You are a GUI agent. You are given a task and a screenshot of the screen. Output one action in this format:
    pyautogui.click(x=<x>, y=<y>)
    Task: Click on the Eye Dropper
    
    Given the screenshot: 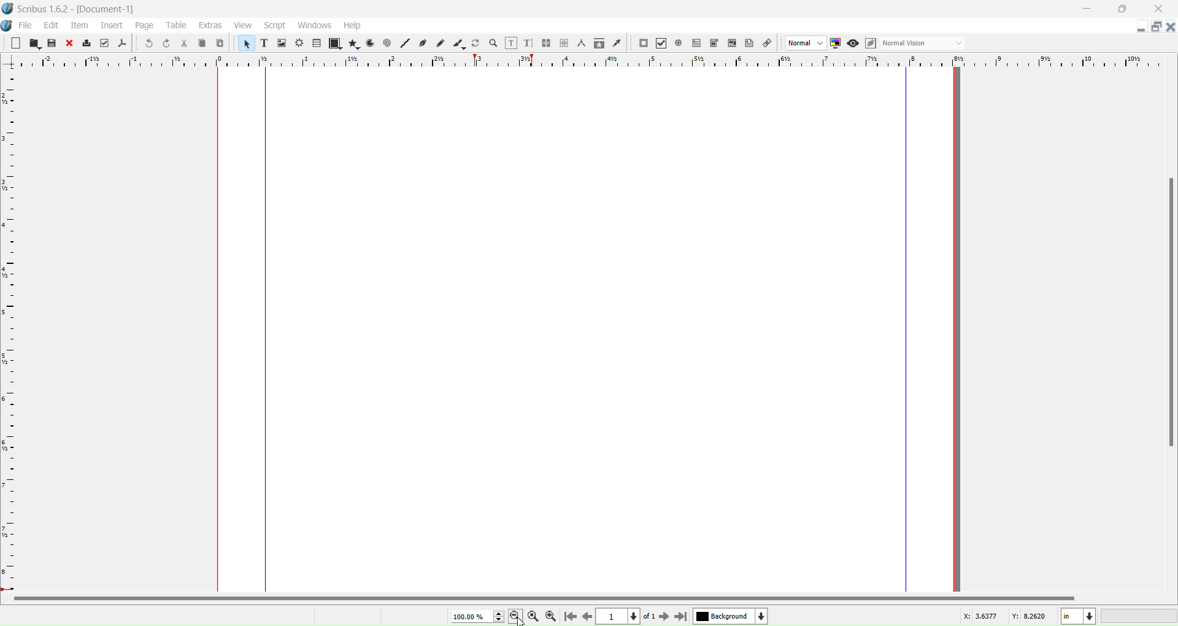 What is the action you would take?
    pyautogui.click(x=618, y=43)
    